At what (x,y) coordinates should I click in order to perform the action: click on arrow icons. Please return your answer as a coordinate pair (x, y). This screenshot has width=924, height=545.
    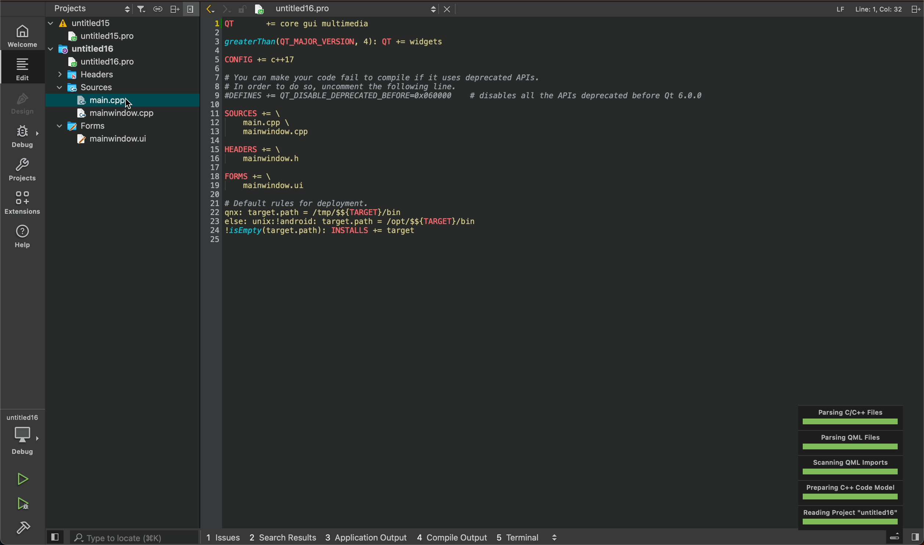
    Looking at the image, I should click on (218, 8).